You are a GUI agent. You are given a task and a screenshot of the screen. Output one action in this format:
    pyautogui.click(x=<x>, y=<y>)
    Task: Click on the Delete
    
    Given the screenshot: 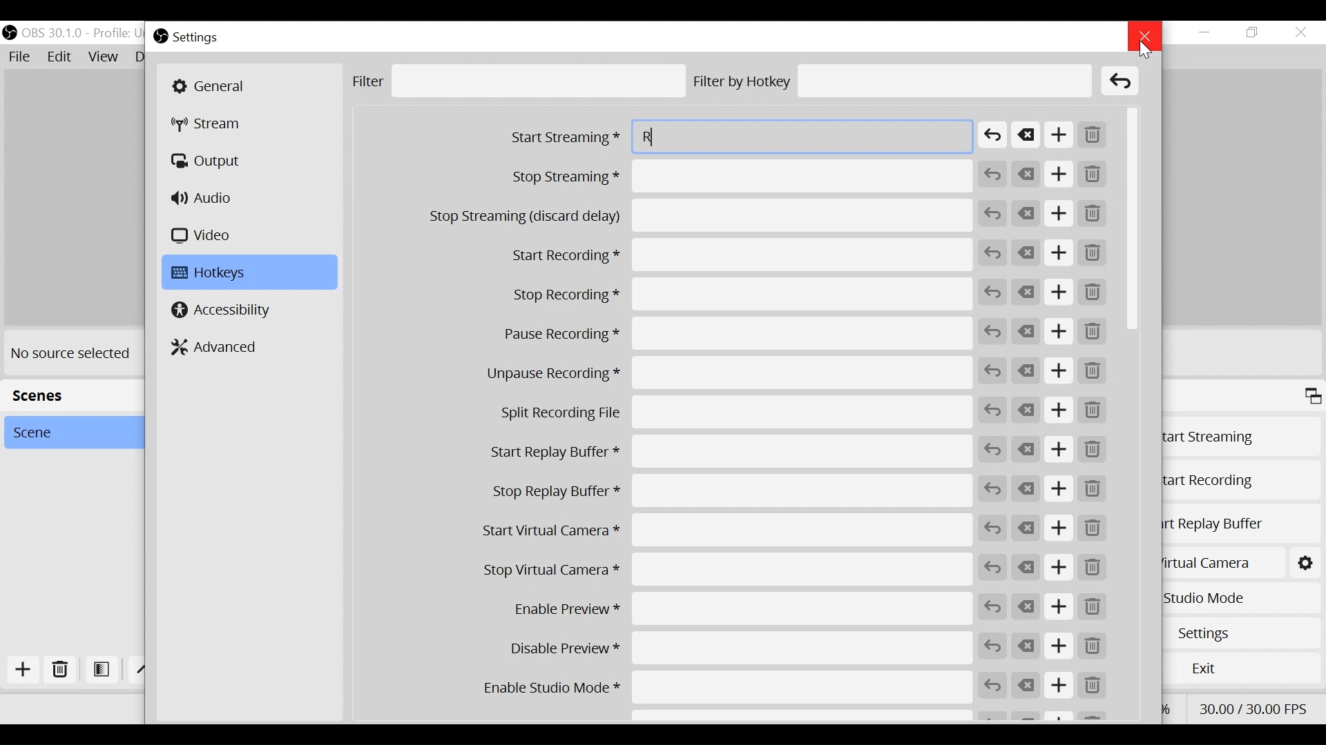 What is the action you would take?
    pyautogui.click(x=61, y=670)
    